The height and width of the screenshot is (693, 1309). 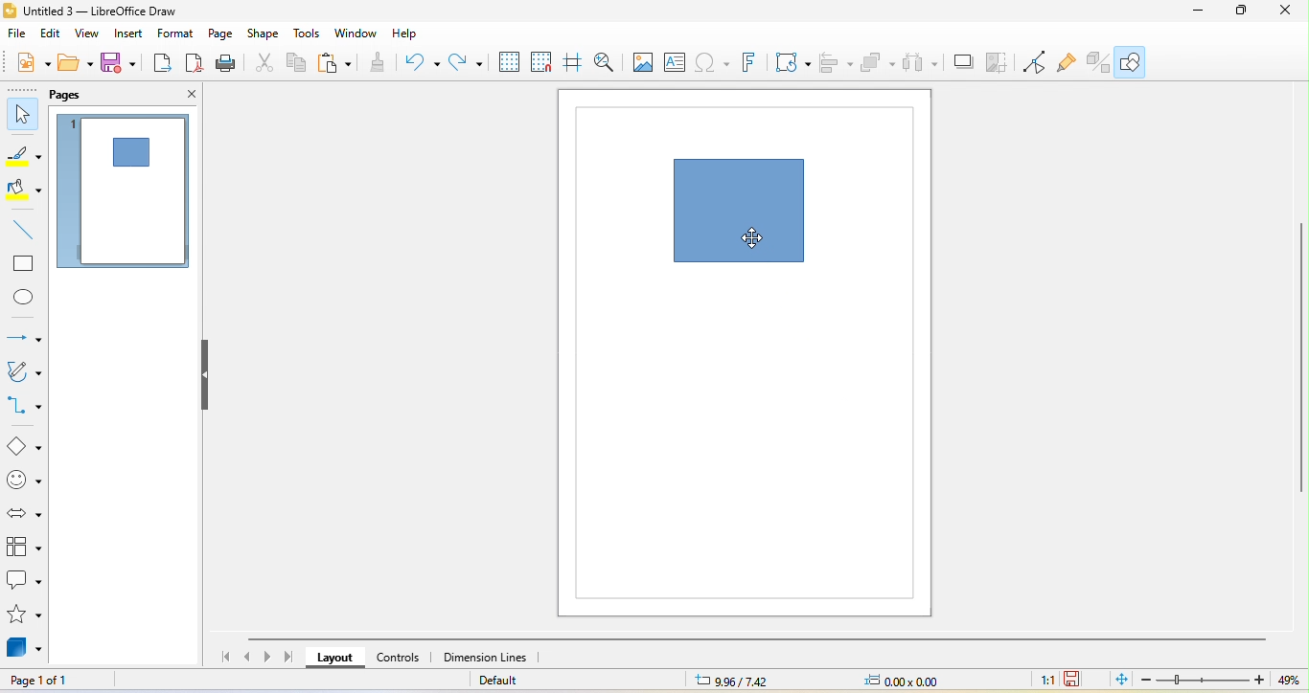 I want to click on default, so click(x=526, y=681).